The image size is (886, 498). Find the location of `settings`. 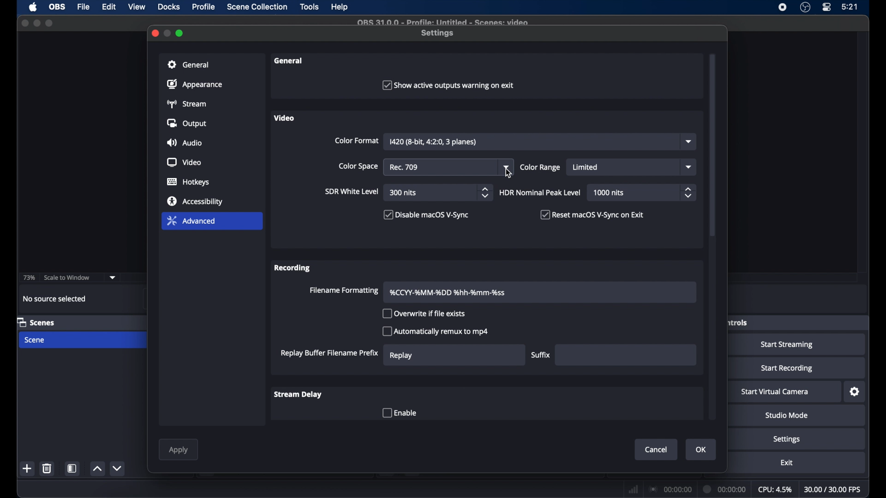

settings is located at coordinates (786, 440).